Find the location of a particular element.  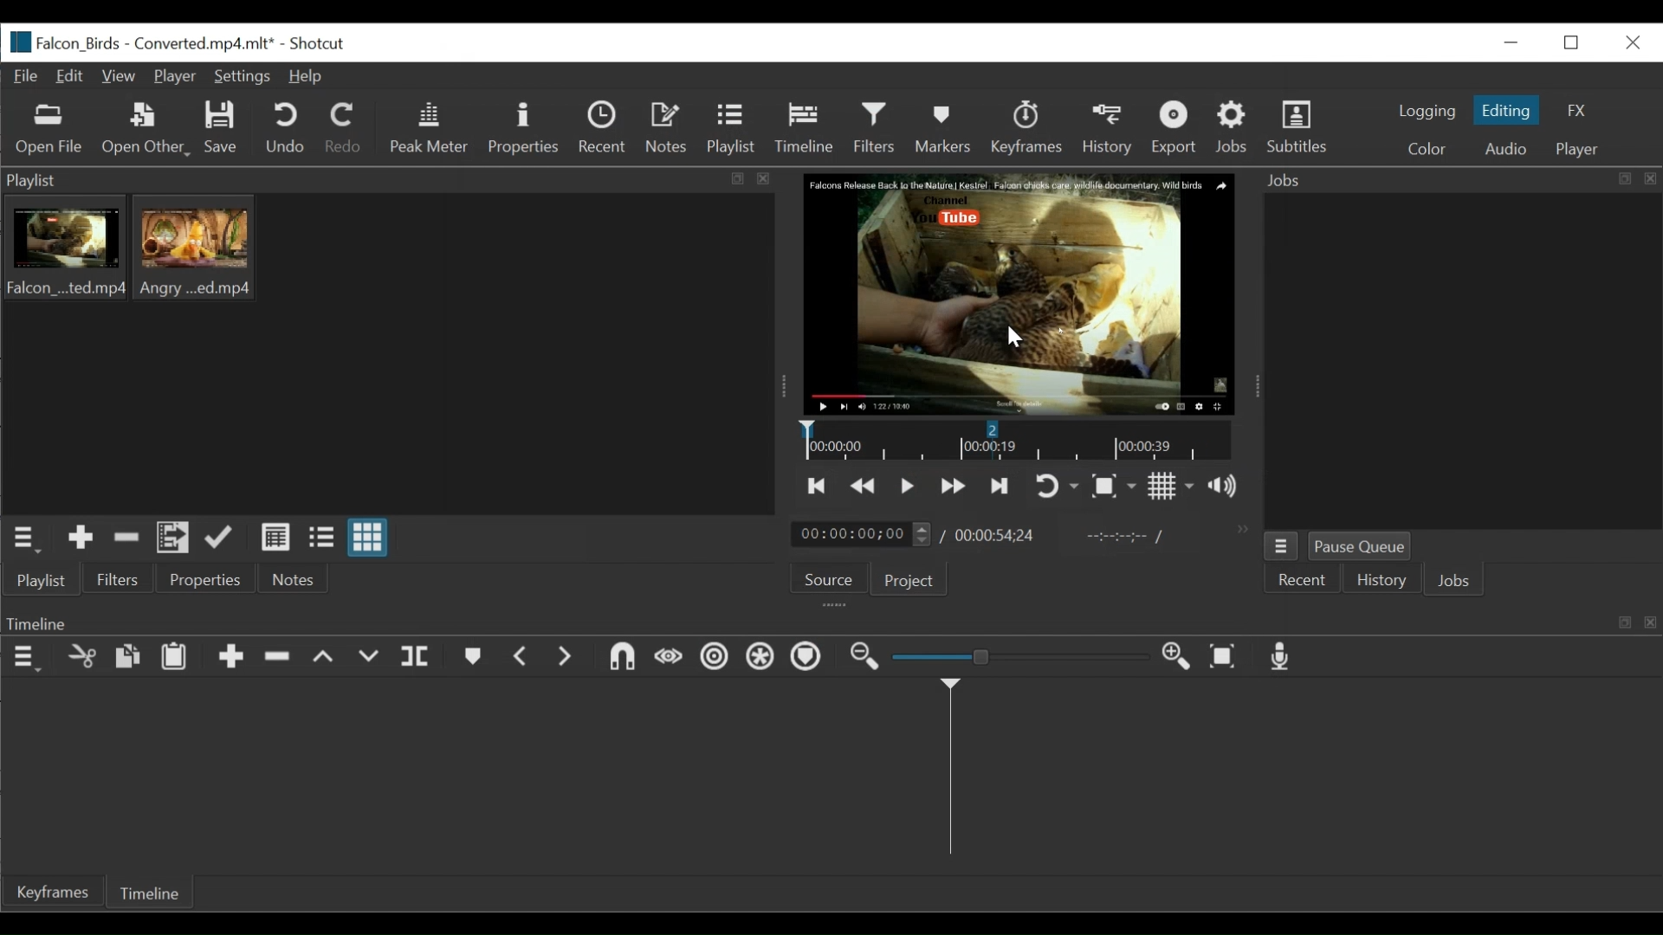

Colr is located at coordinates (1428, 147).